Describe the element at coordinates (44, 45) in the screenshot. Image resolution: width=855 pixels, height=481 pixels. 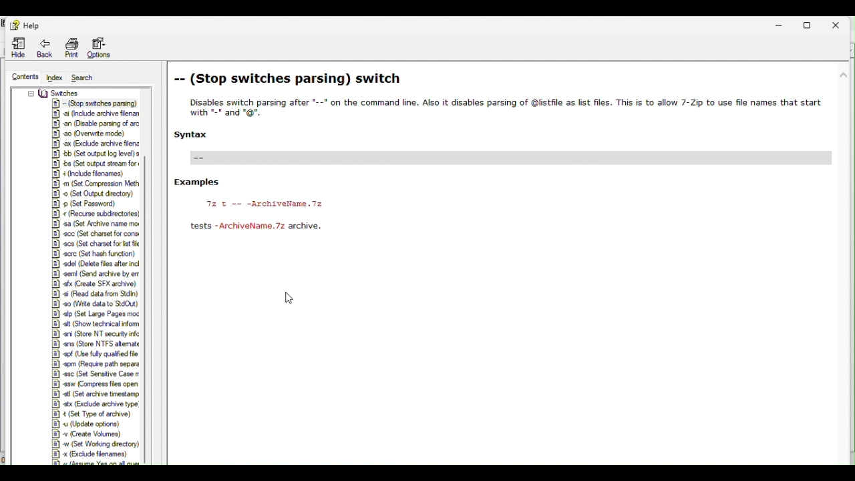
I see `Back` at that location.